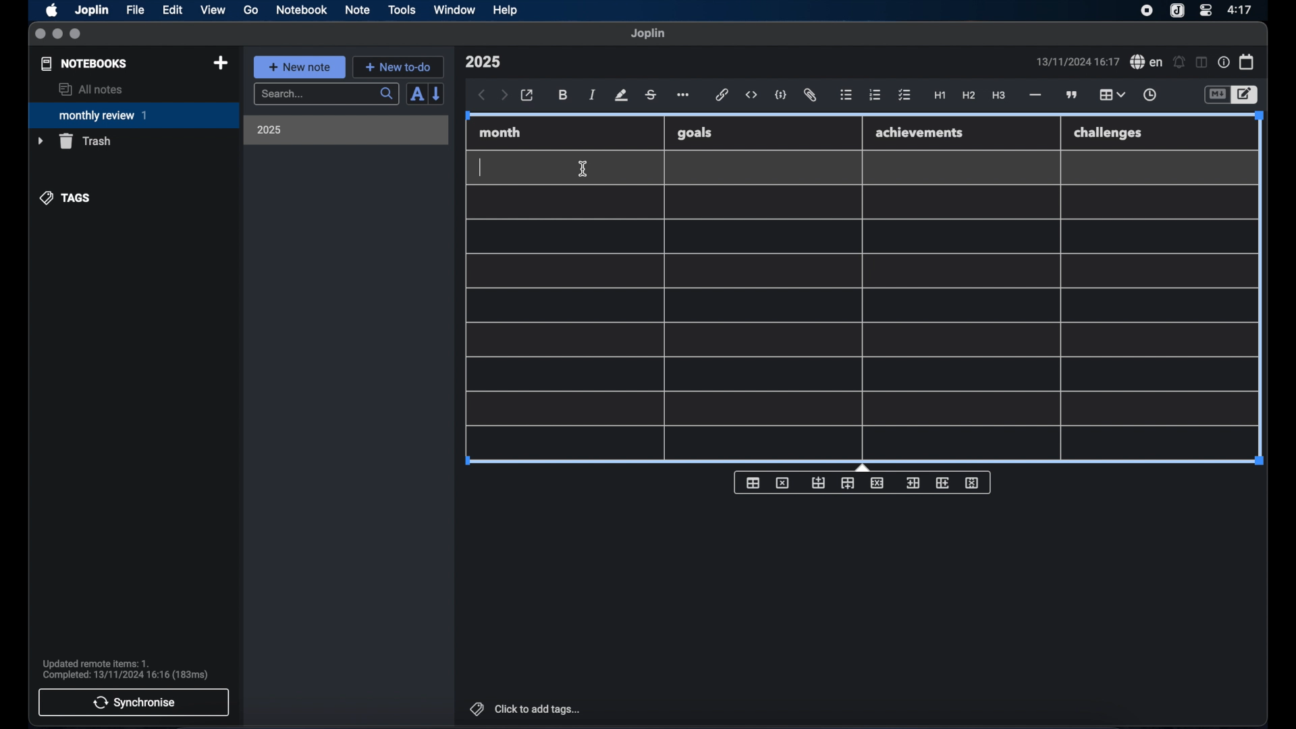 This screenshot has width=1296, height=729. What do you see at coordinates (1147, 62) in the screenshot?
I see `spel check` at bounding box center [1147, 62].